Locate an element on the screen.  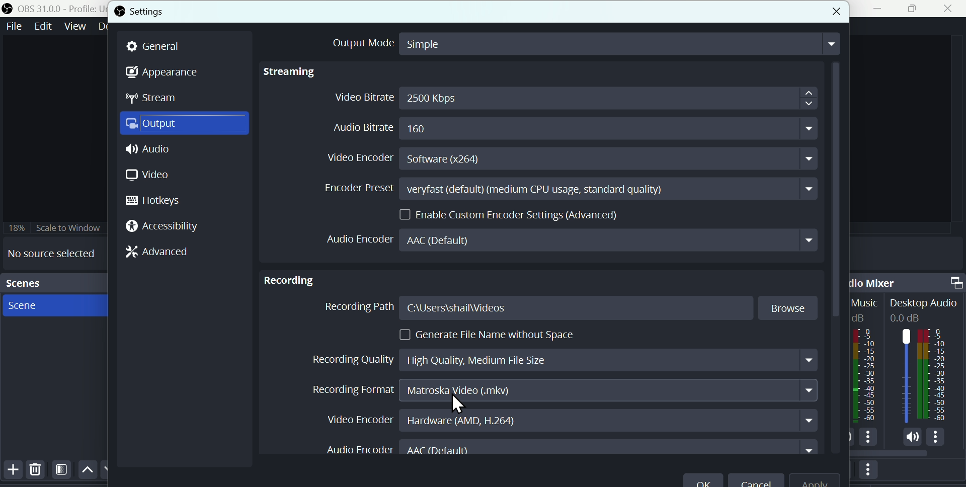
file is located at coordinates (13, 29).